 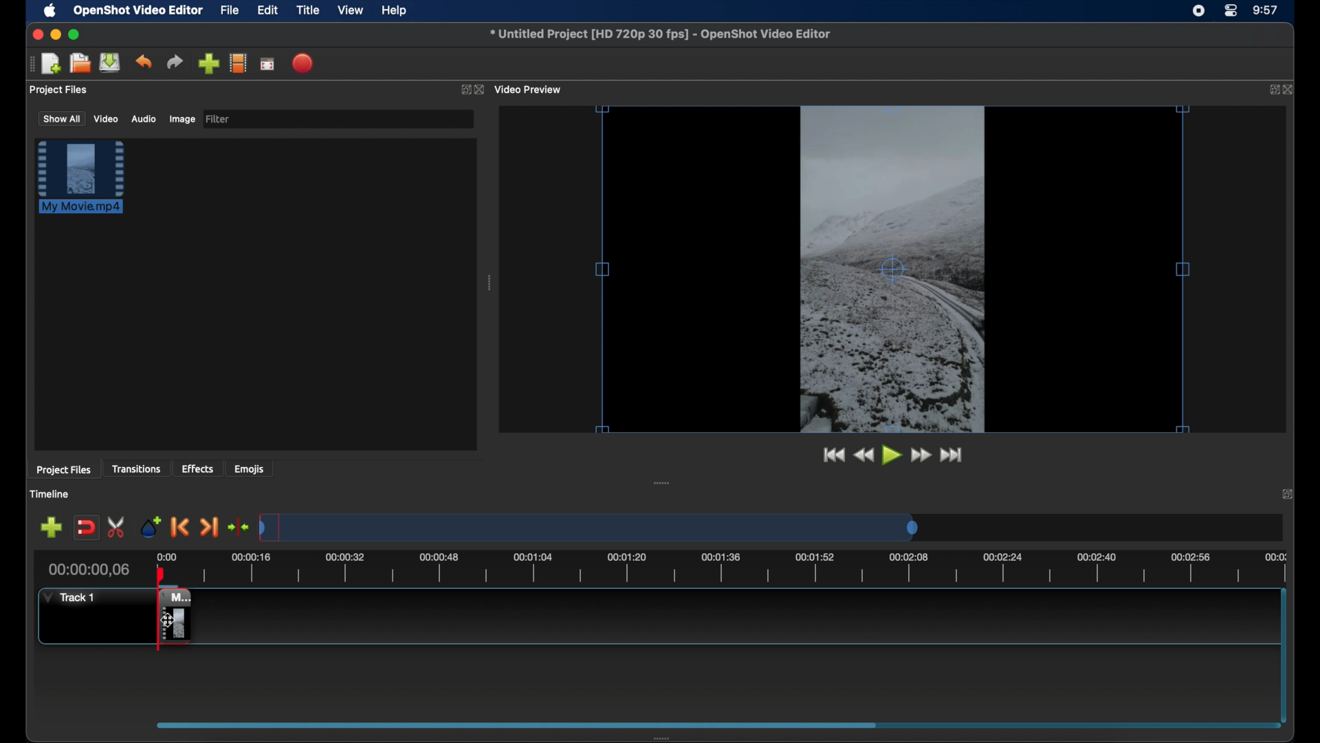 I want to click on expand, so click(x=1270, y=90).